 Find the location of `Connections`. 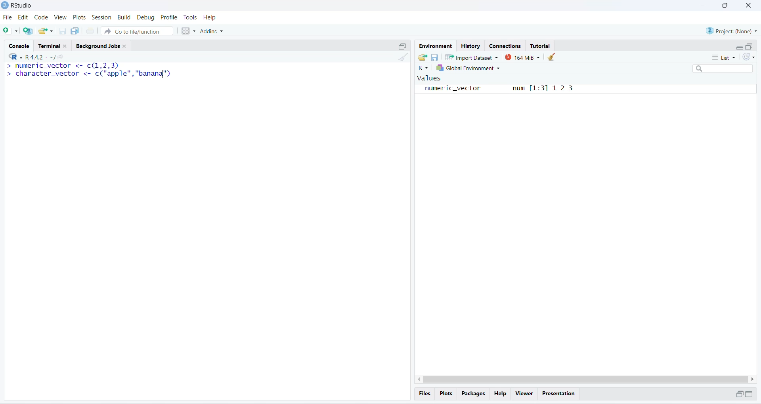

Connections is located at coordinates (505, 45).